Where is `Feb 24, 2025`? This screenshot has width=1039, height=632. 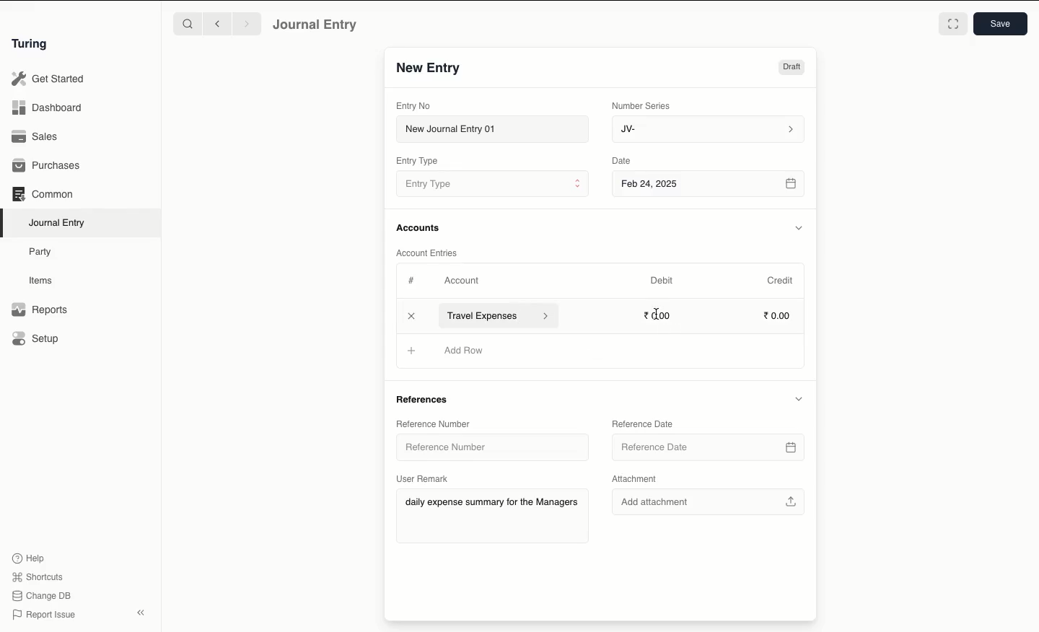 Feb 24, 2025 is located at coordinates (710, 185).